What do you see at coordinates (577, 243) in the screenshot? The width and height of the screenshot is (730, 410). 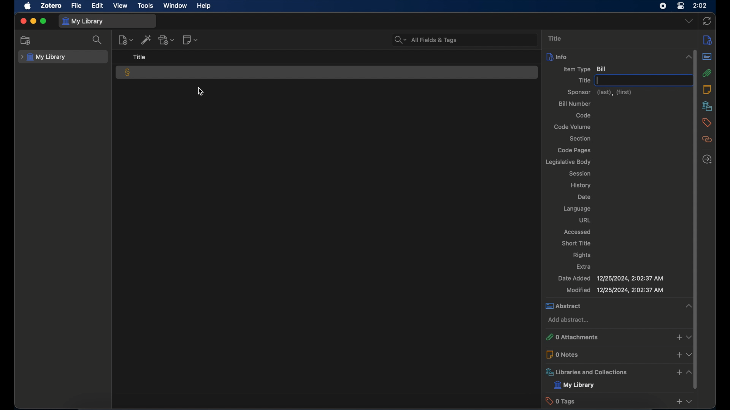 I see `short title` at bounding box center [577, 243].